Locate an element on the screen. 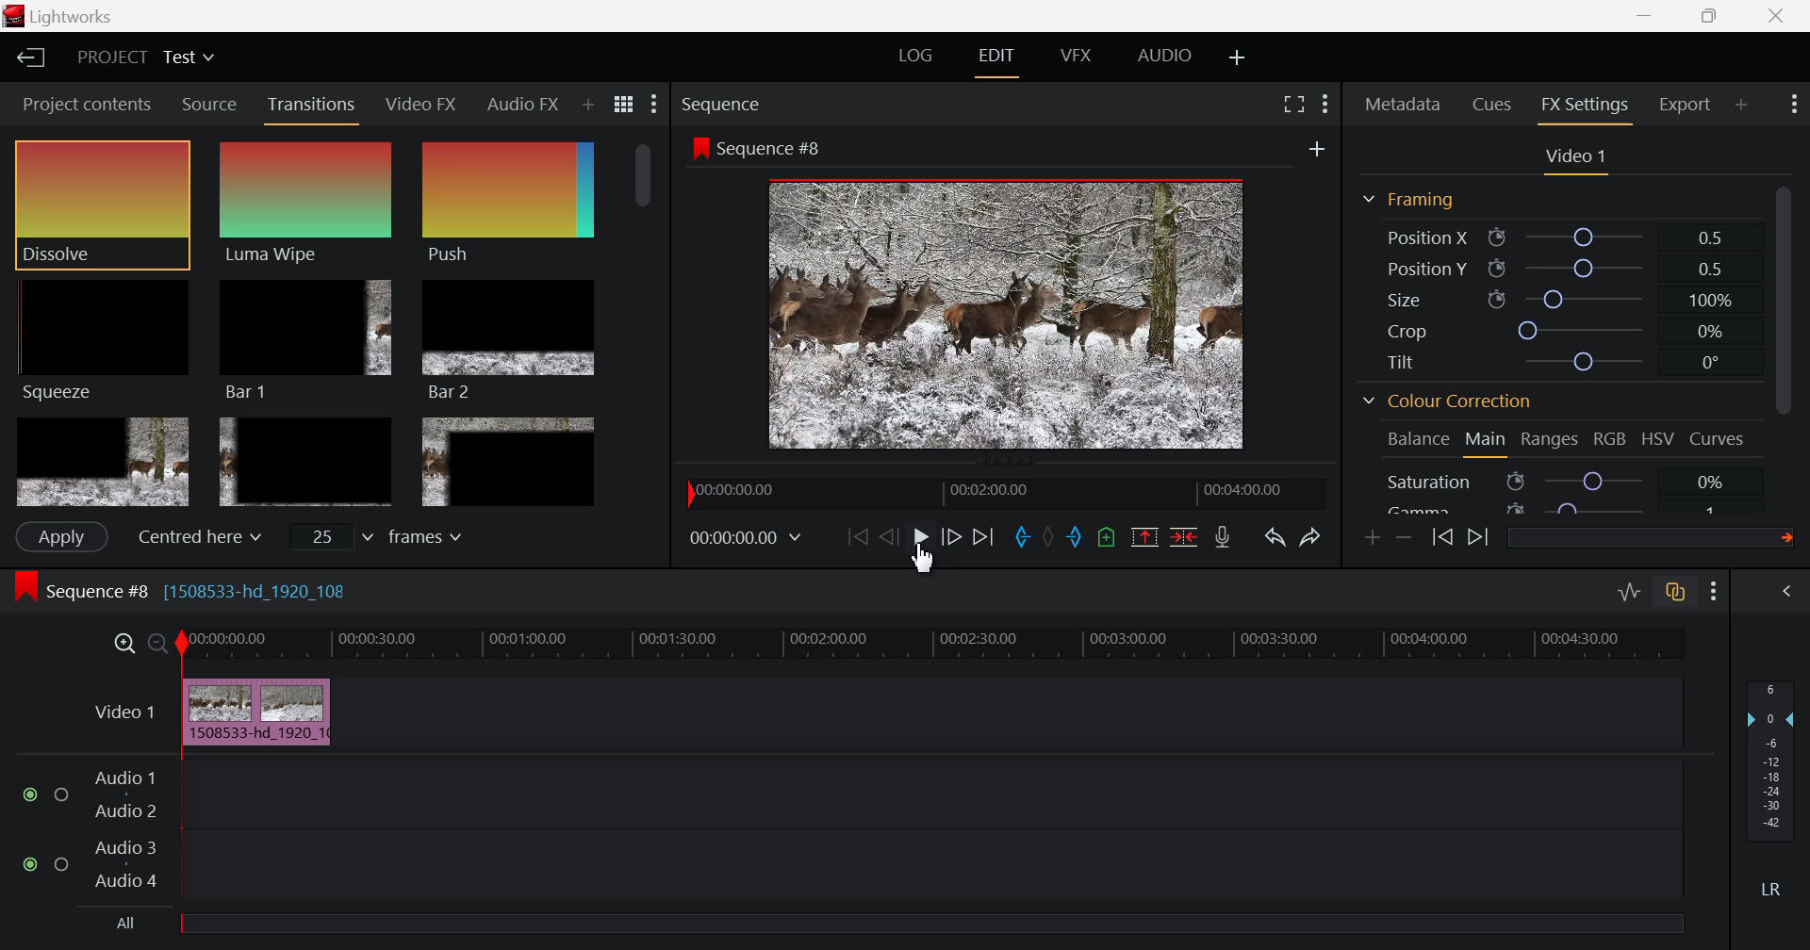 This screenshot has height=950, width=1810. Lightworks is located at coordinates (67, 17).